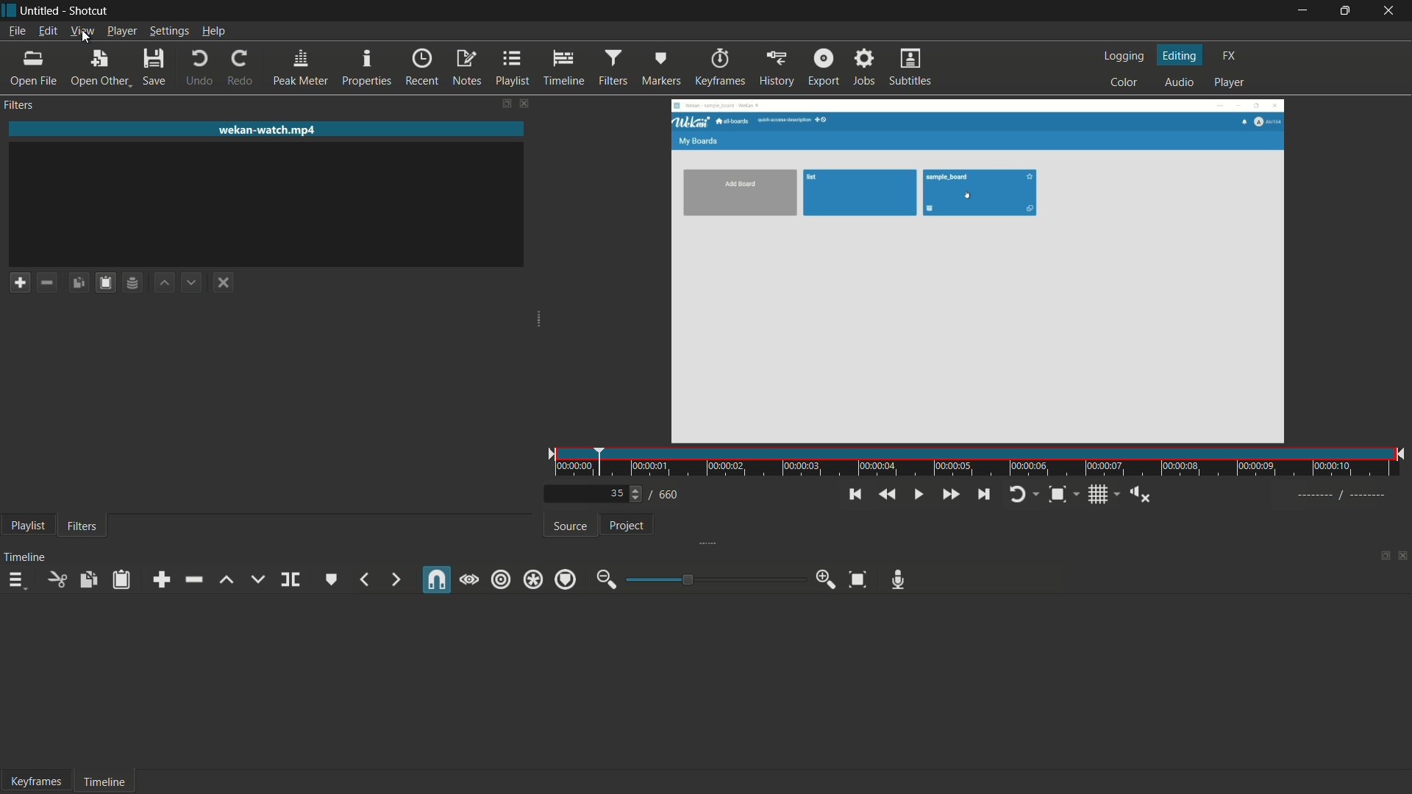 The width and height of the screenshot is (1412, 794). I want to click on save filter set, so click(132, 283).